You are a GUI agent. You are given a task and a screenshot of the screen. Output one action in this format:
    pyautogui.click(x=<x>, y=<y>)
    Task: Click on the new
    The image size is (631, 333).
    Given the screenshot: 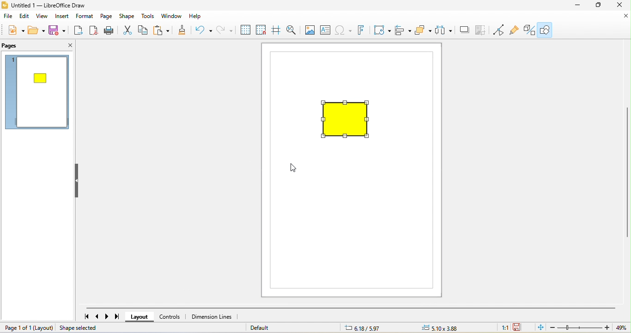 What is the action you would take?
    pyautogui.click(x=13, y=31)
    